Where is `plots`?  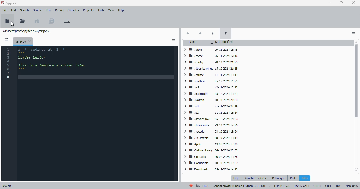 plots is located at coordinates (293, 178).